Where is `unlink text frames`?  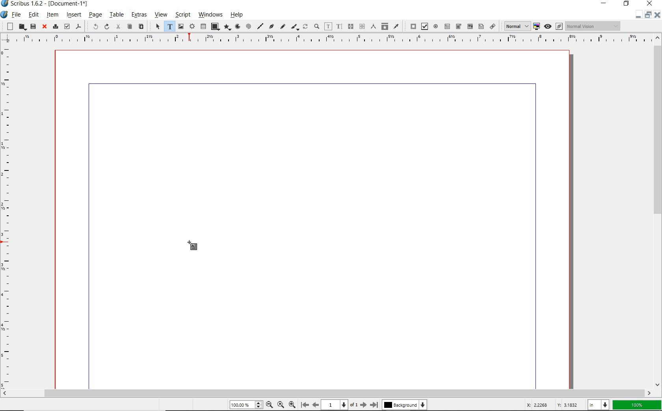 unlink text frames is located at coordinates (362, 27).